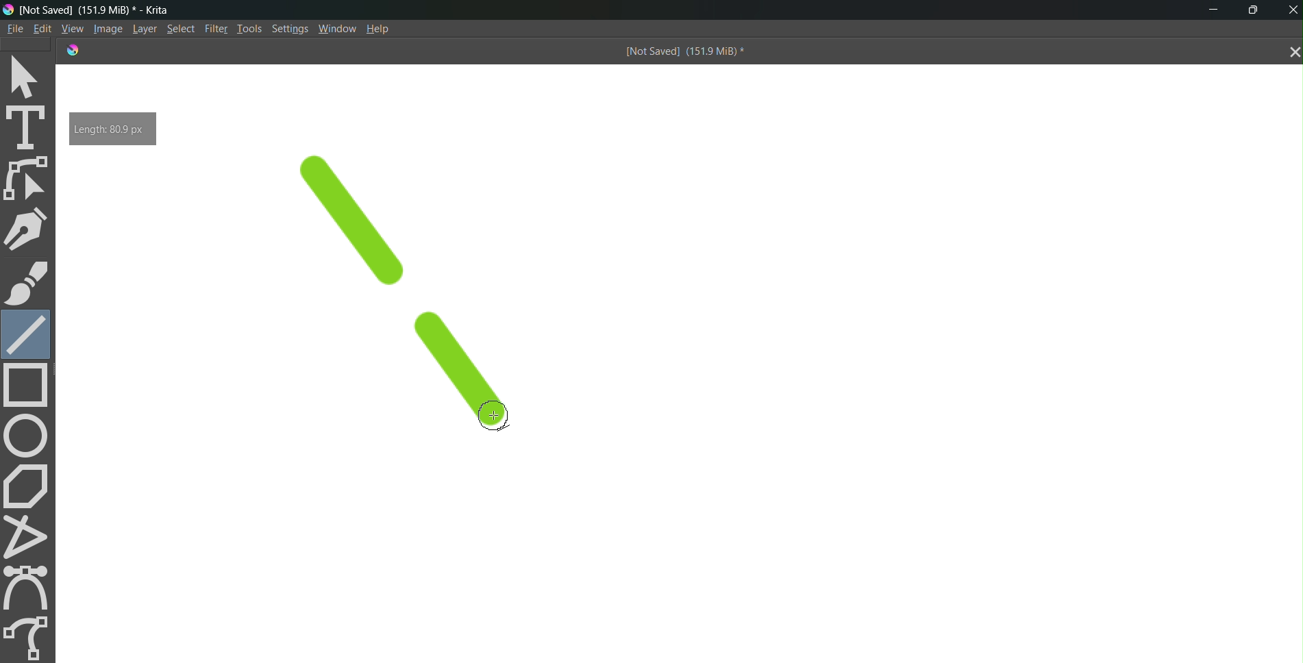 The width and height of the screenshot is (1303, 663). Describe the element at coordinates (453, 380) in the screenshot. I see `line` at that location.